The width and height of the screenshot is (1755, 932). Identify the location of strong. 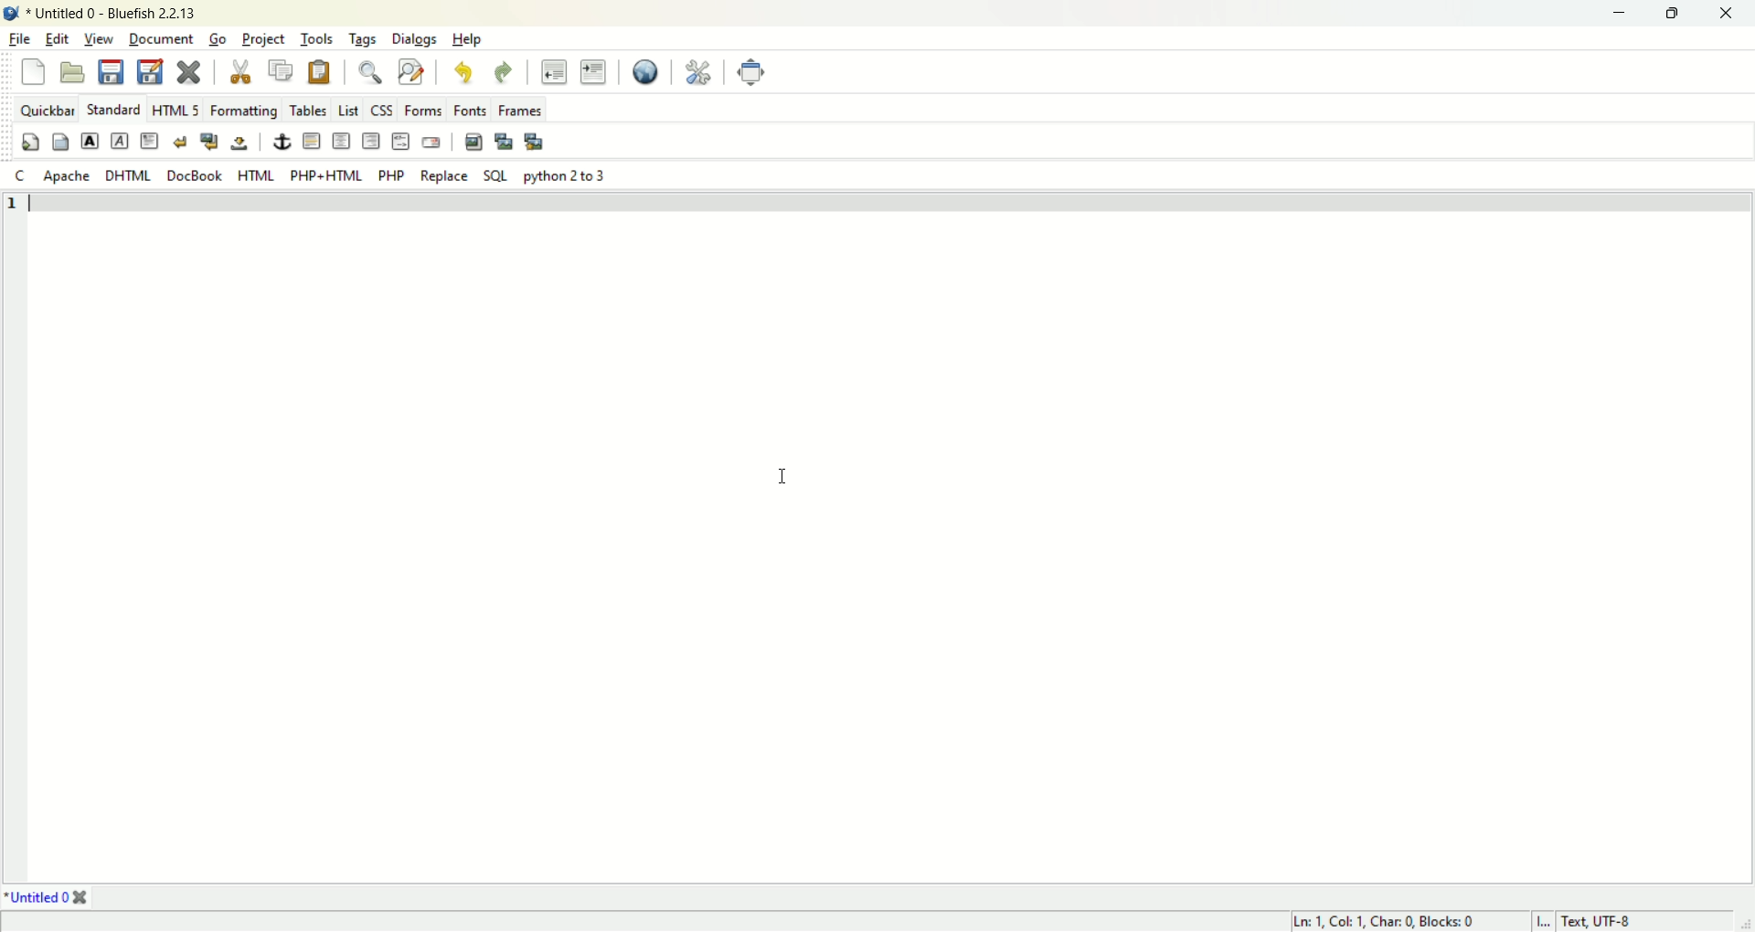
(90, 140).